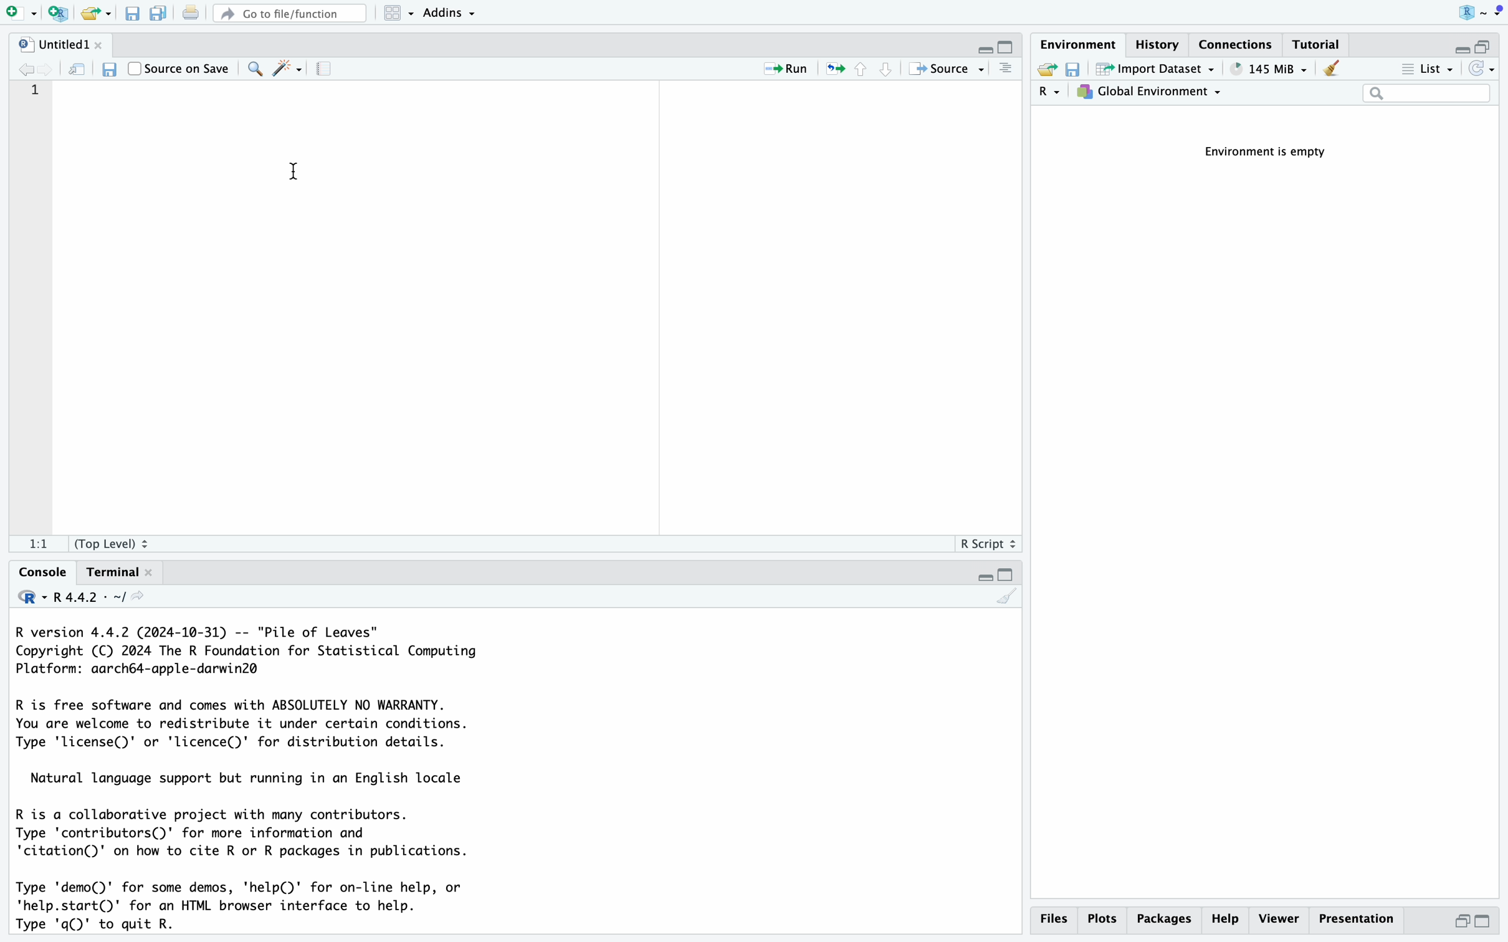 This screenshot has width=1508, height=942. What do you see at coordinates (832, 71) in the screenshot?
I see `re-run the previous code region` at bounding box center [832, 71].